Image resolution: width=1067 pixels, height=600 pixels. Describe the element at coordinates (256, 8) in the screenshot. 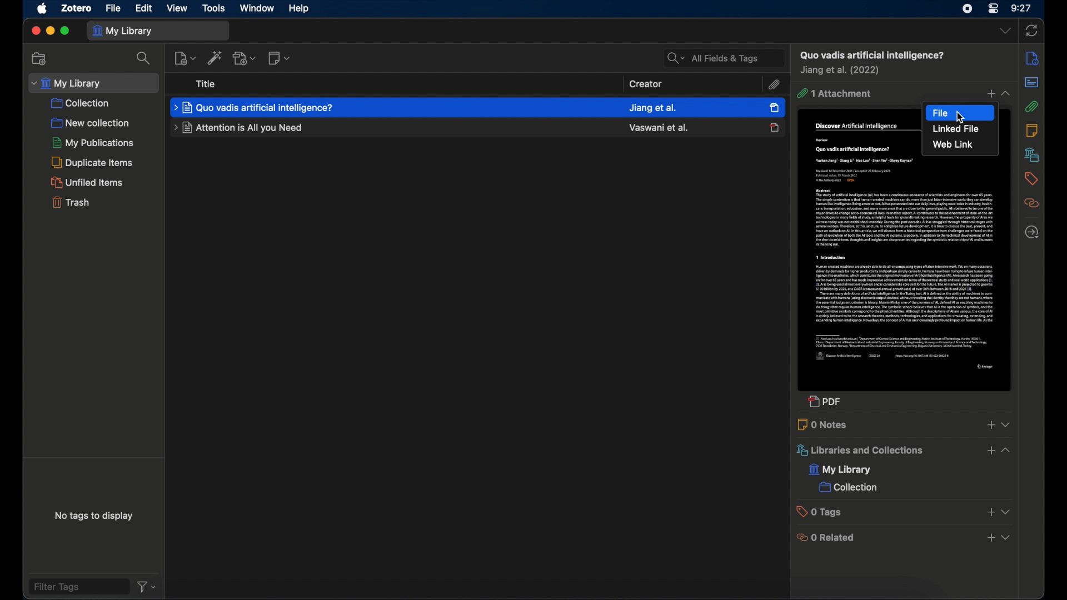

I see `window` at that location.